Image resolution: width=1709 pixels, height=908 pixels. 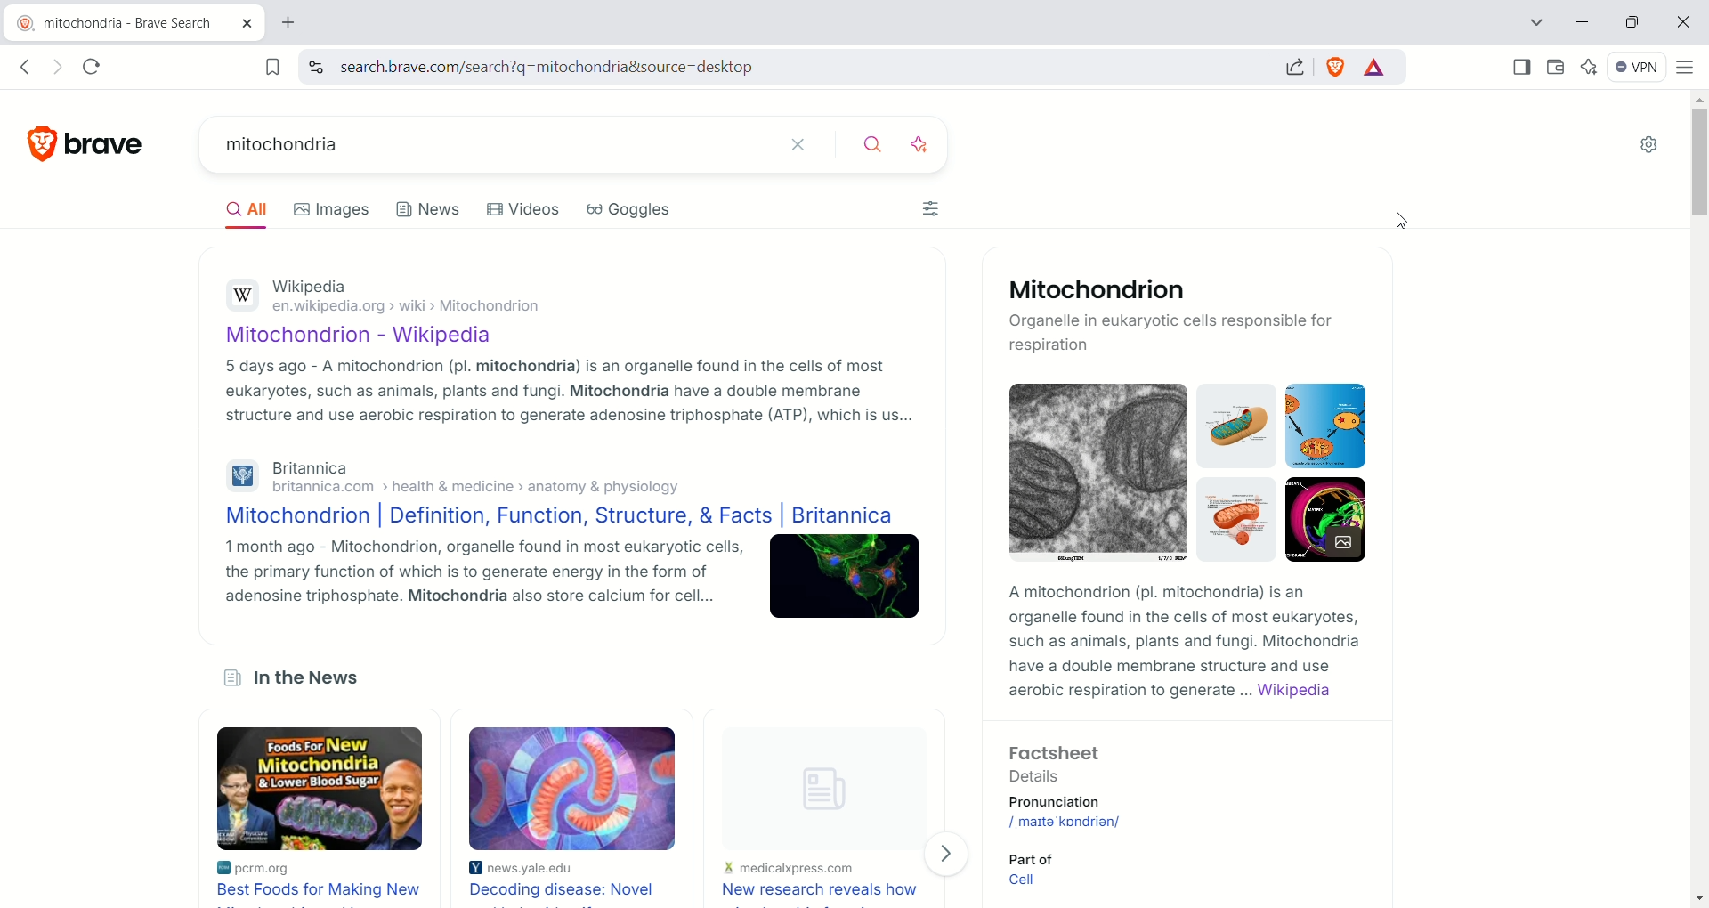 I want to click on rewards, so click(x=1374, y=69).